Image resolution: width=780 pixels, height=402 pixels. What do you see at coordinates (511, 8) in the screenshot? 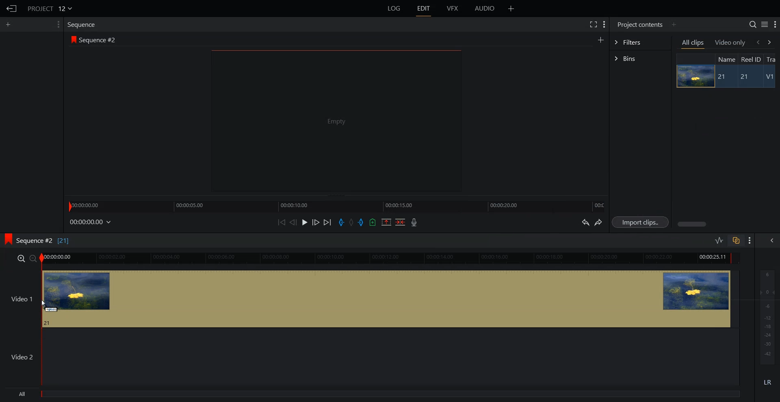
I see `Add Panel` at bounding box center [511, 8].